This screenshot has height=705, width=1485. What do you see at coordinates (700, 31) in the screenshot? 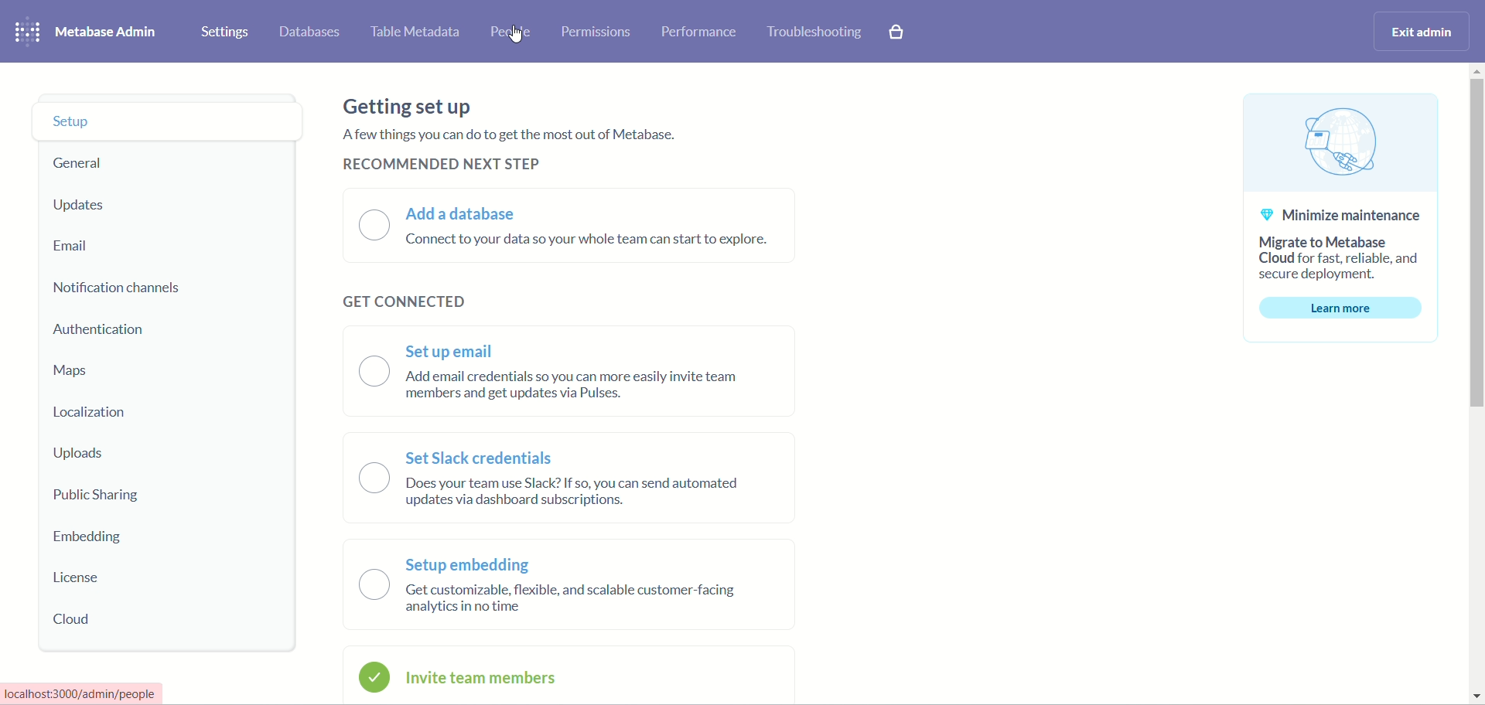
I see `performance` at bounding box center [700, 31].